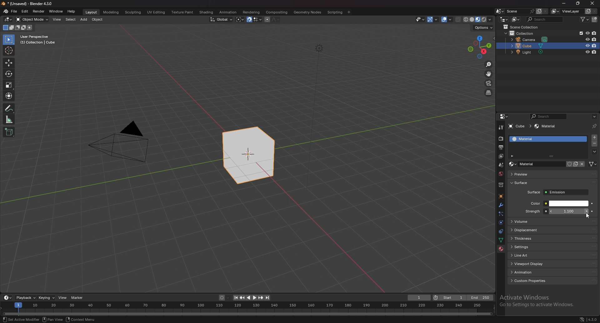  I want to click on browse scene, so click(500, 11).